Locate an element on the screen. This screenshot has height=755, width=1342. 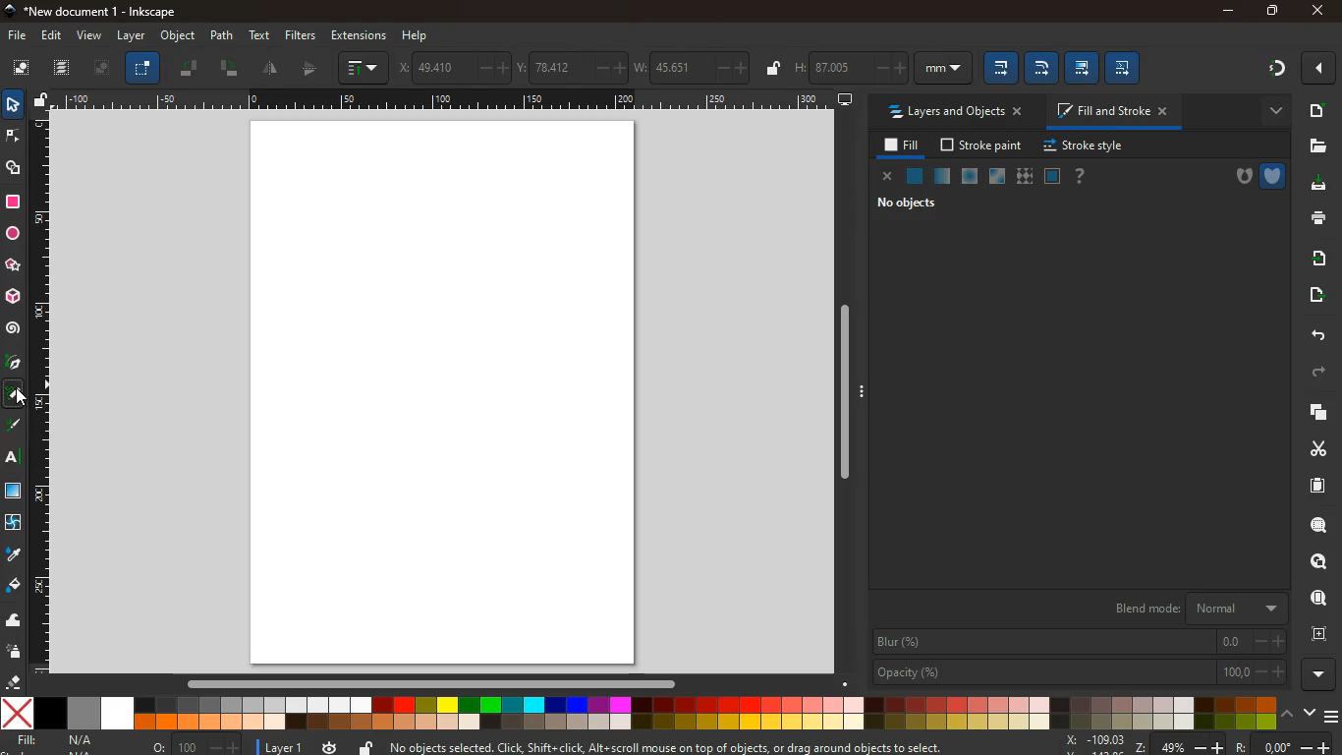
coordinates is located at coordinates (573, 67).